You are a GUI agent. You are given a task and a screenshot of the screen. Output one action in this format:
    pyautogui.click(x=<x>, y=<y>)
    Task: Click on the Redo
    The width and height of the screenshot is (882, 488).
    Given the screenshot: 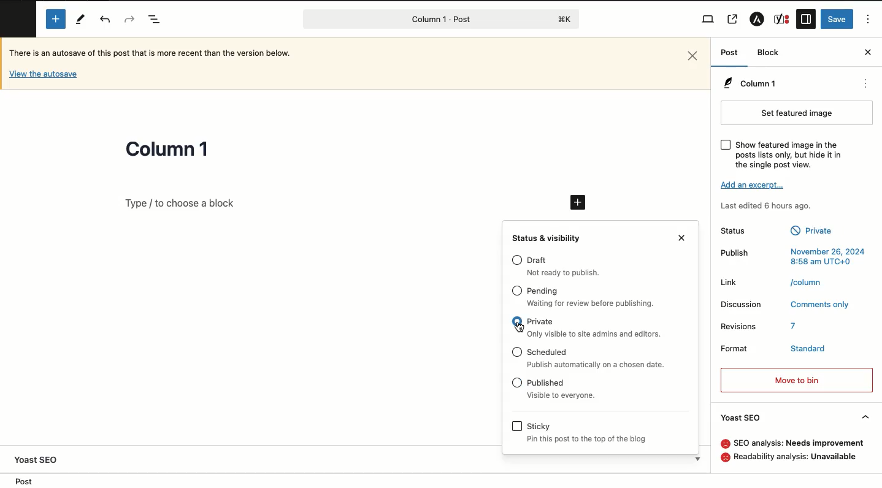 What is the action you would take?
    pyautogui.click(x=128, y=18)
    